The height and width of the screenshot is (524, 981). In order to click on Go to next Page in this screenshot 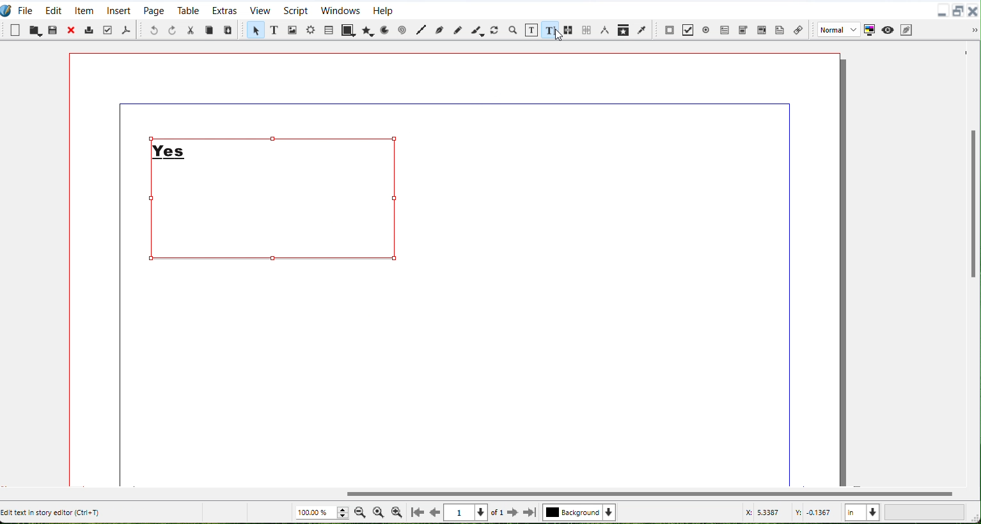, I will do `click(513, 513)`.